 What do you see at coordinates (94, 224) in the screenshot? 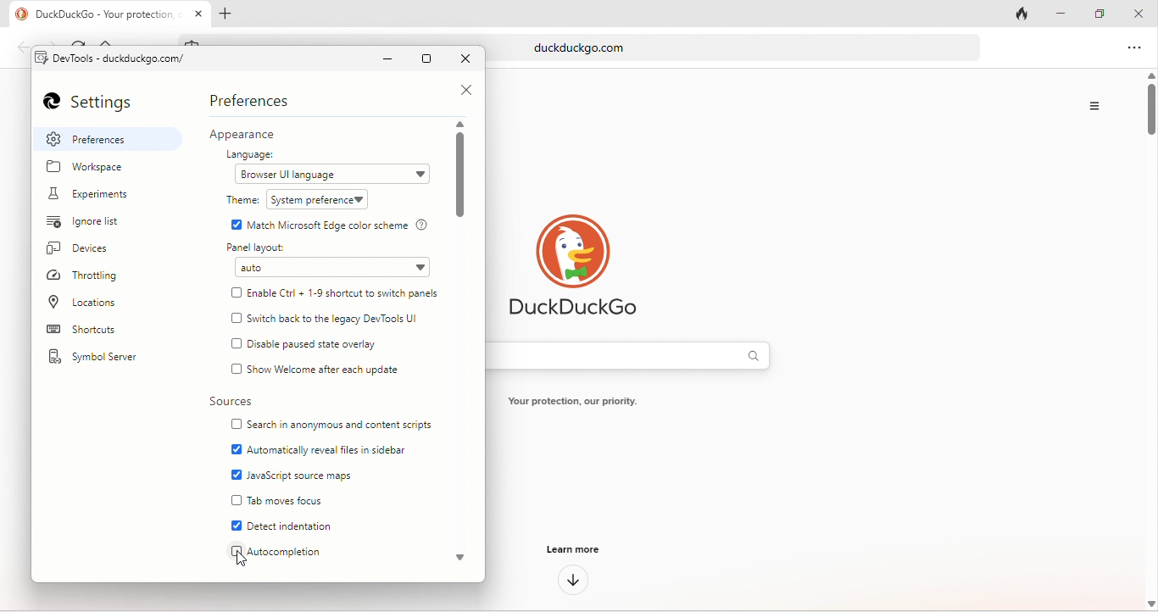
I see `ignore list` at bounding box center [94, 224].